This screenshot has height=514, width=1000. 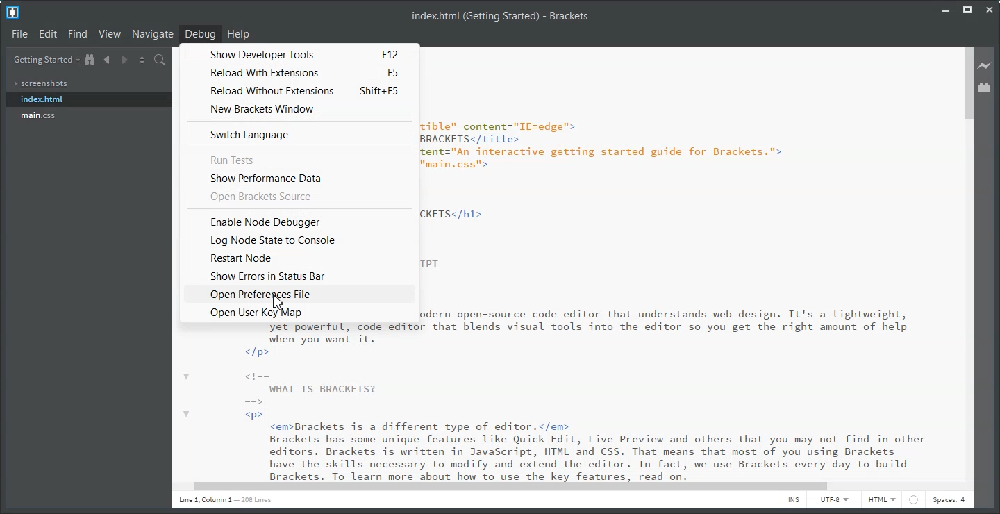 What do you see at coordinates (109, 34) in the screenshot?
I see `View` at bounding box center [109, 34].